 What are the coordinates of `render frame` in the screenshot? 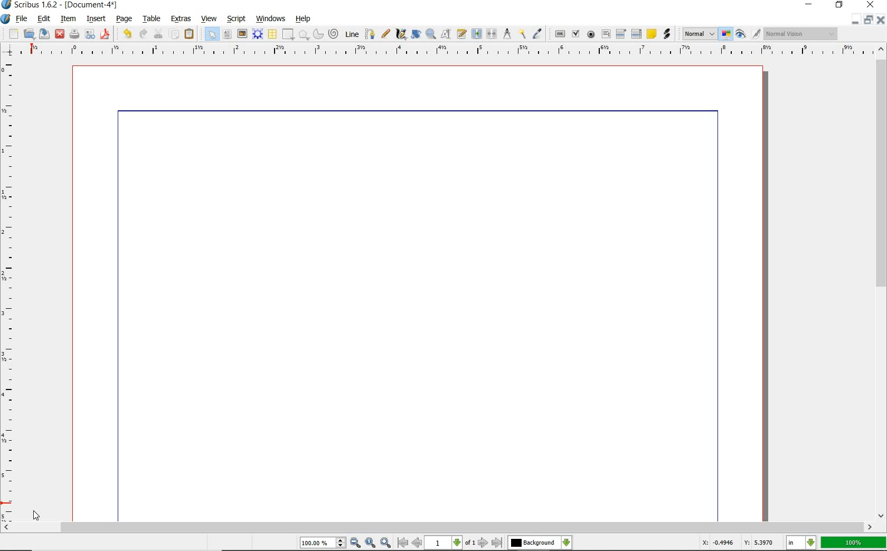 It's located at (258, 34).